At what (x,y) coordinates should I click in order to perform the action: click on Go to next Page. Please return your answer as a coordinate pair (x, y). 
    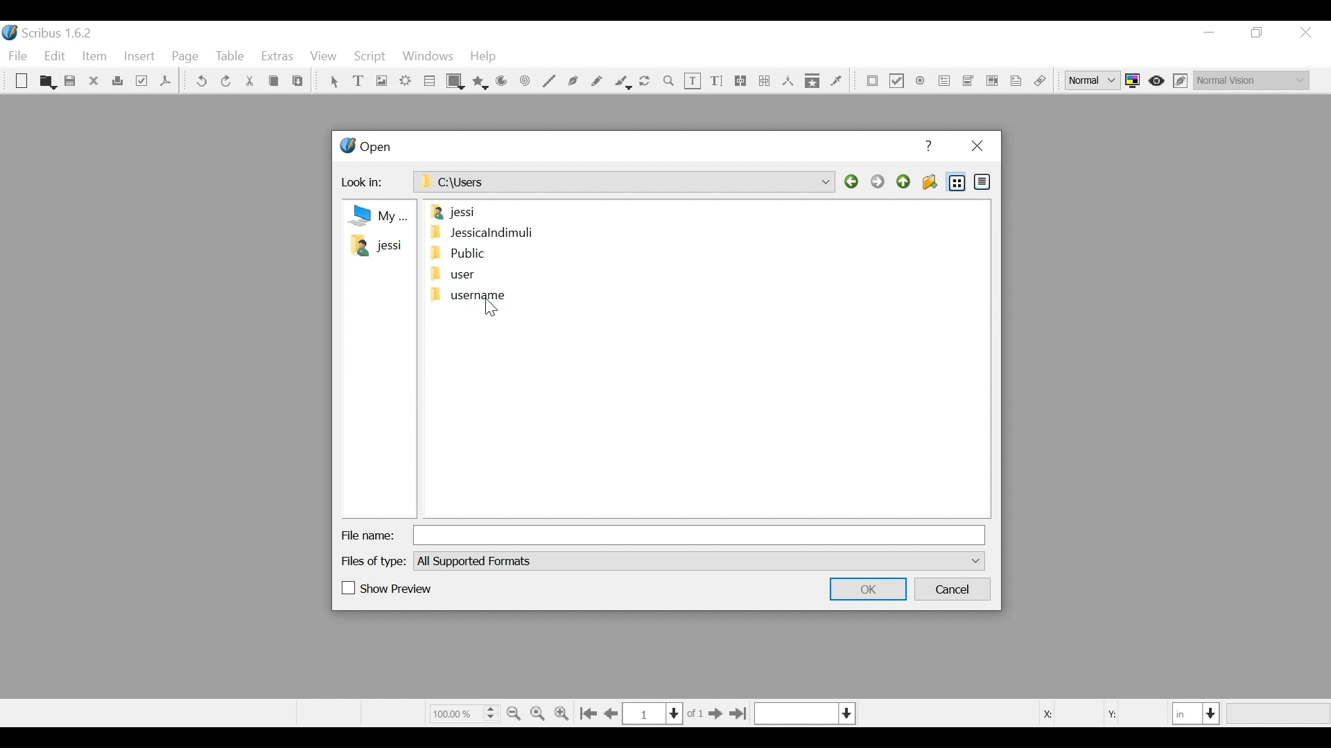
    Looking at the image, I should click on (713, 715).